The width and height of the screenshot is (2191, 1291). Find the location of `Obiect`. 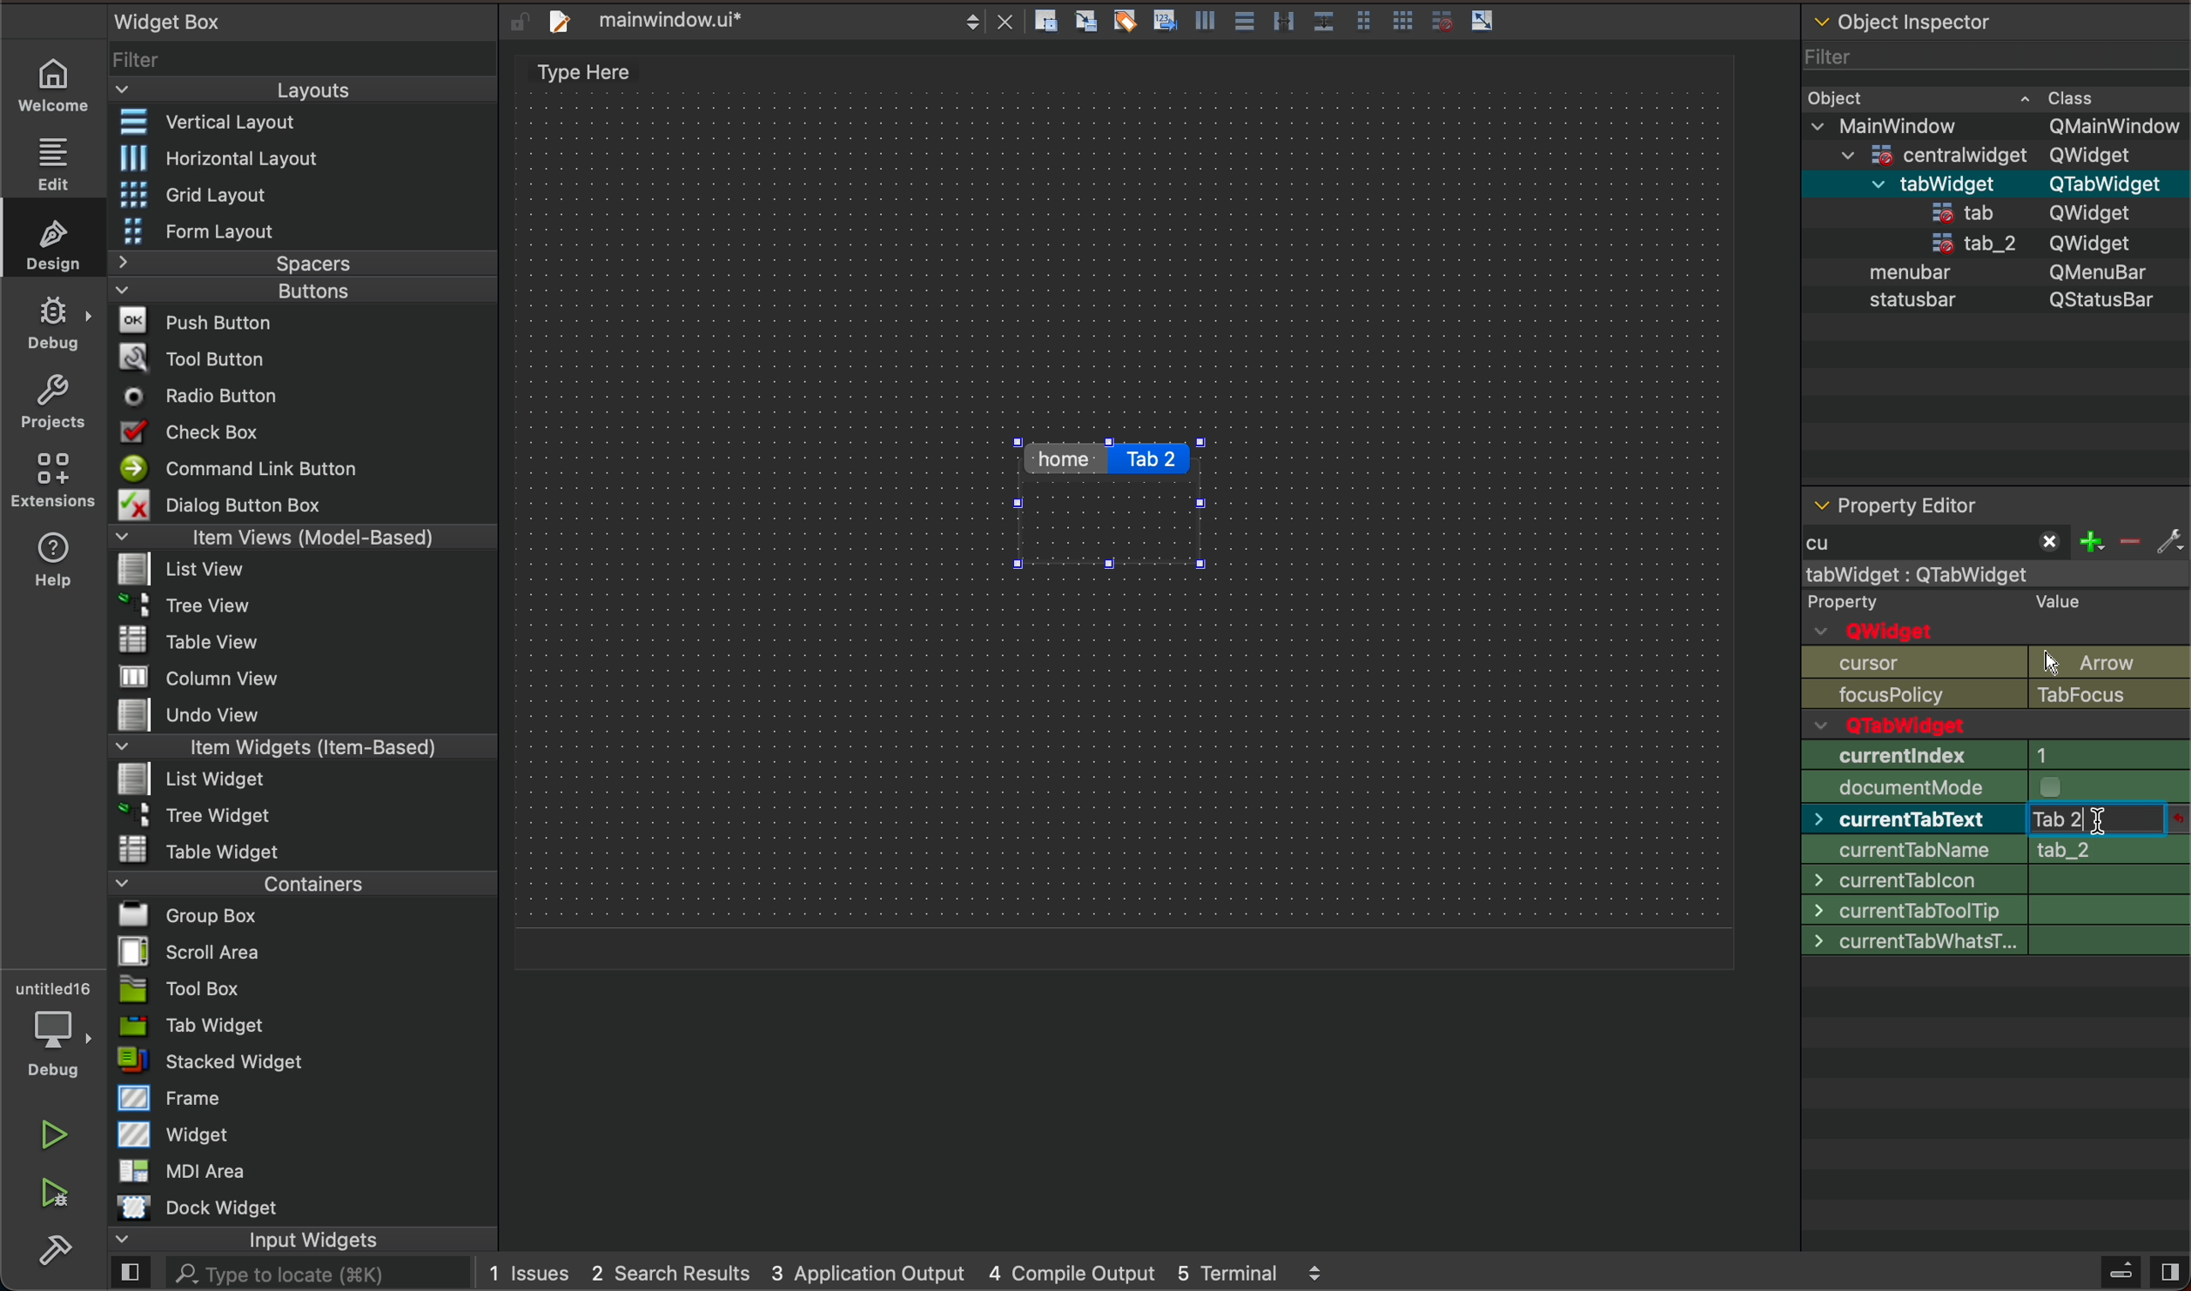

Obiect is located at coordinates (1836, 94).